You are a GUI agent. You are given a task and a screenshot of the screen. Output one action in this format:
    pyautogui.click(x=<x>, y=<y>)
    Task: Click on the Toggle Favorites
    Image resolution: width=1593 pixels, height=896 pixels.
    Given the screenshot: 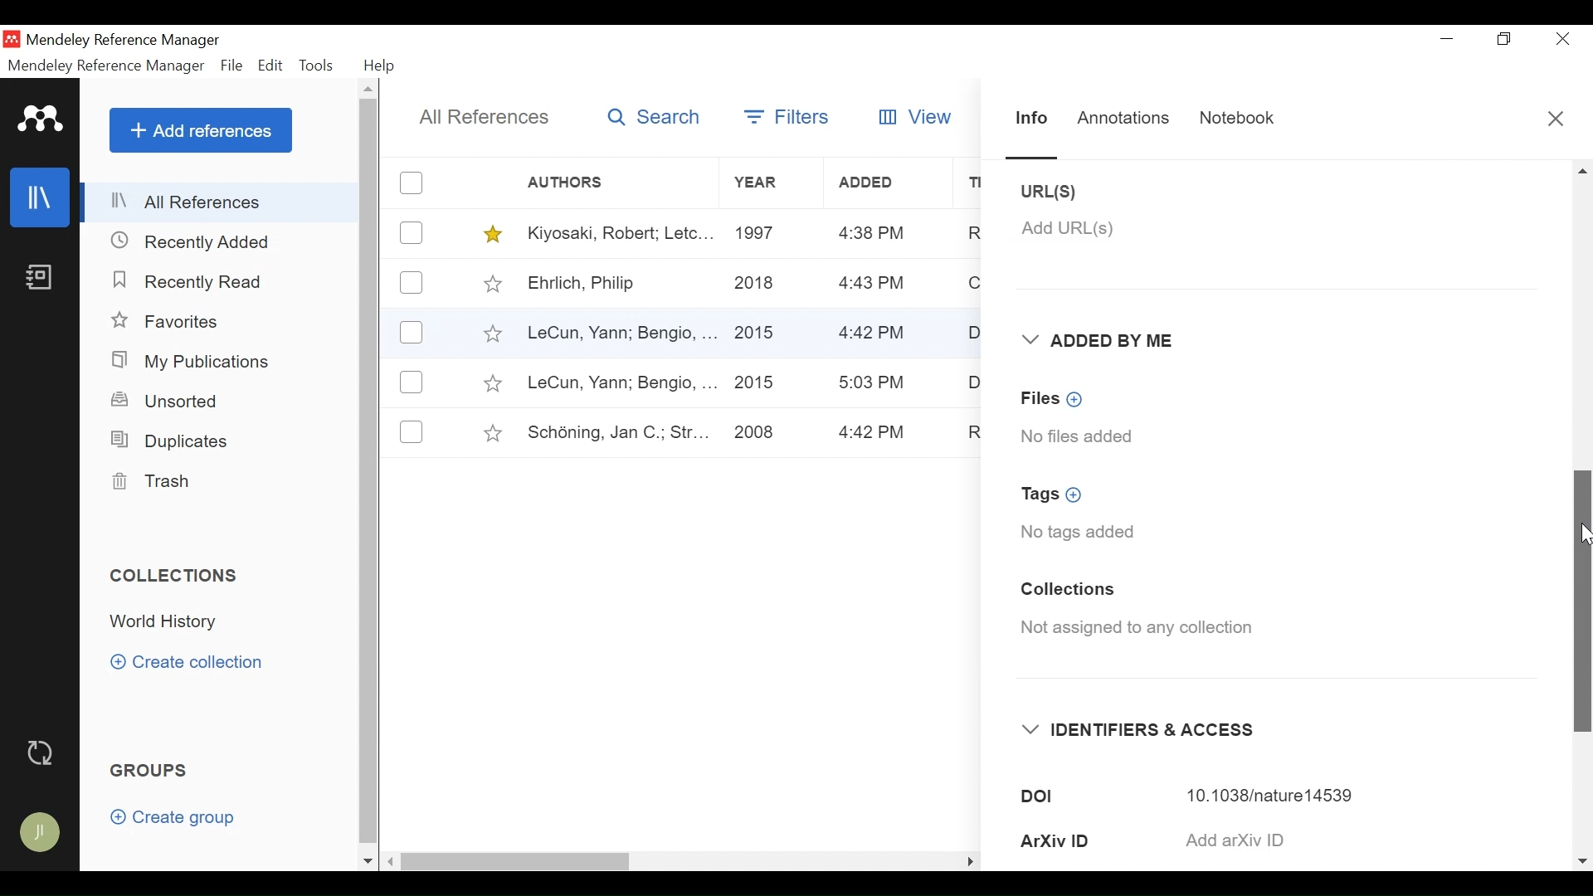 What is the action you would take?
    pyautogui.click(x=491, y=383)
    